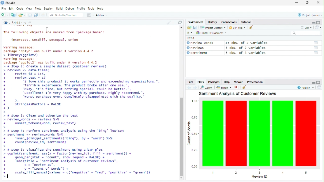 The height and width of the screenshot is (182, 324). Describe the element at coordinates (248, 48) in the screenshot. I see `5 obs. of 2 variables` at that location.